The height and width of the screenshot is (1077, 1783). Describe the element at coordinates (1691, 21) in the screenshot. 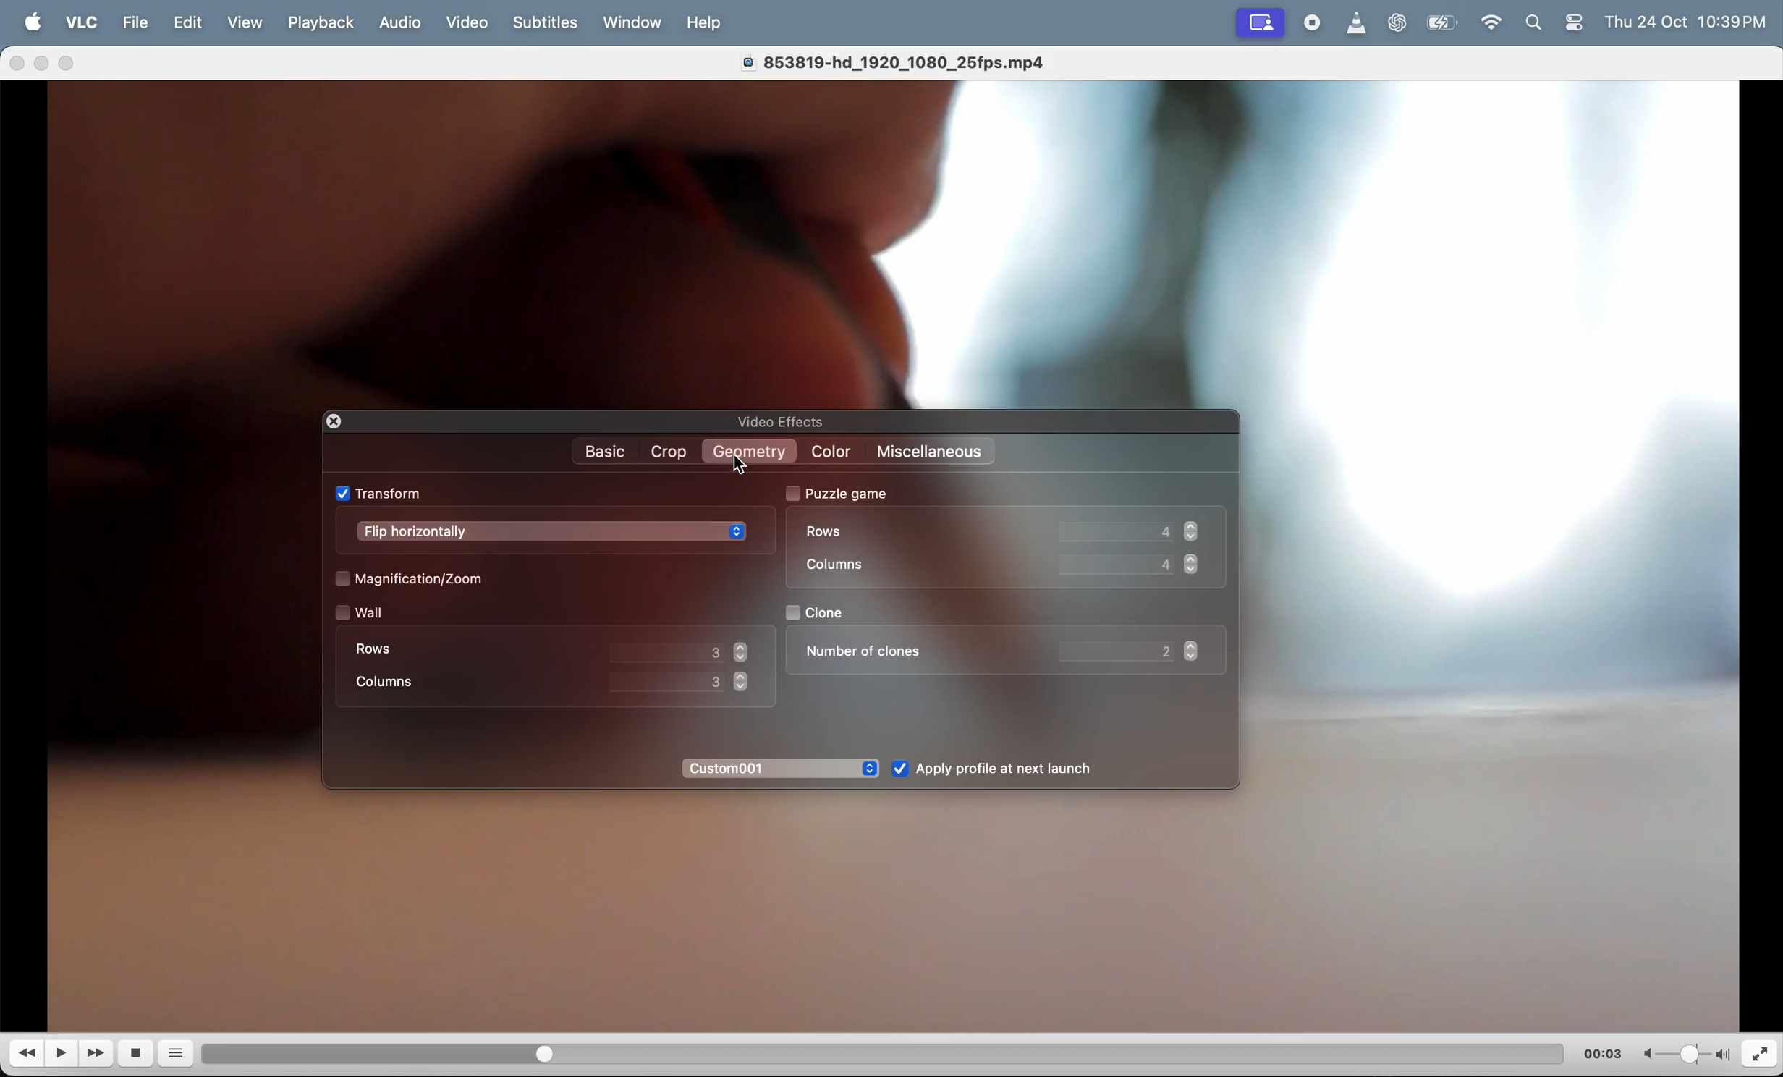

I see `time and date` at that location.